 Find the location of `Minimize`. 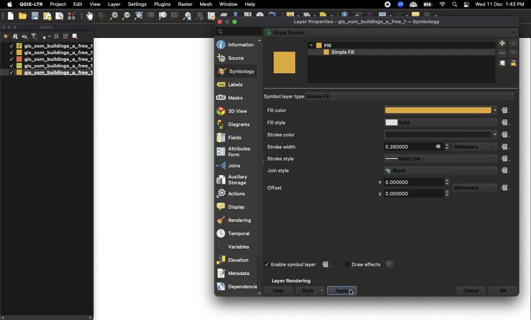

Minimize is located at coordinates (8, 27).